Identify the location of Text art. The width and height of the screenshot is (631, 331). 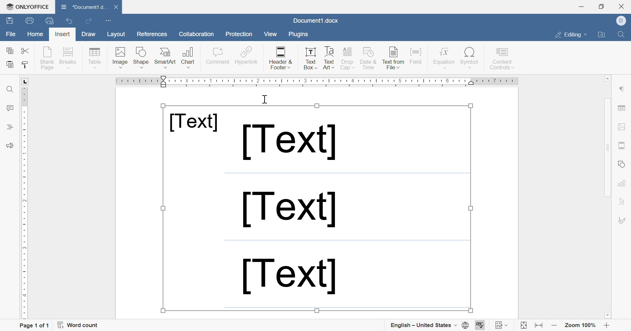
(329, 59).